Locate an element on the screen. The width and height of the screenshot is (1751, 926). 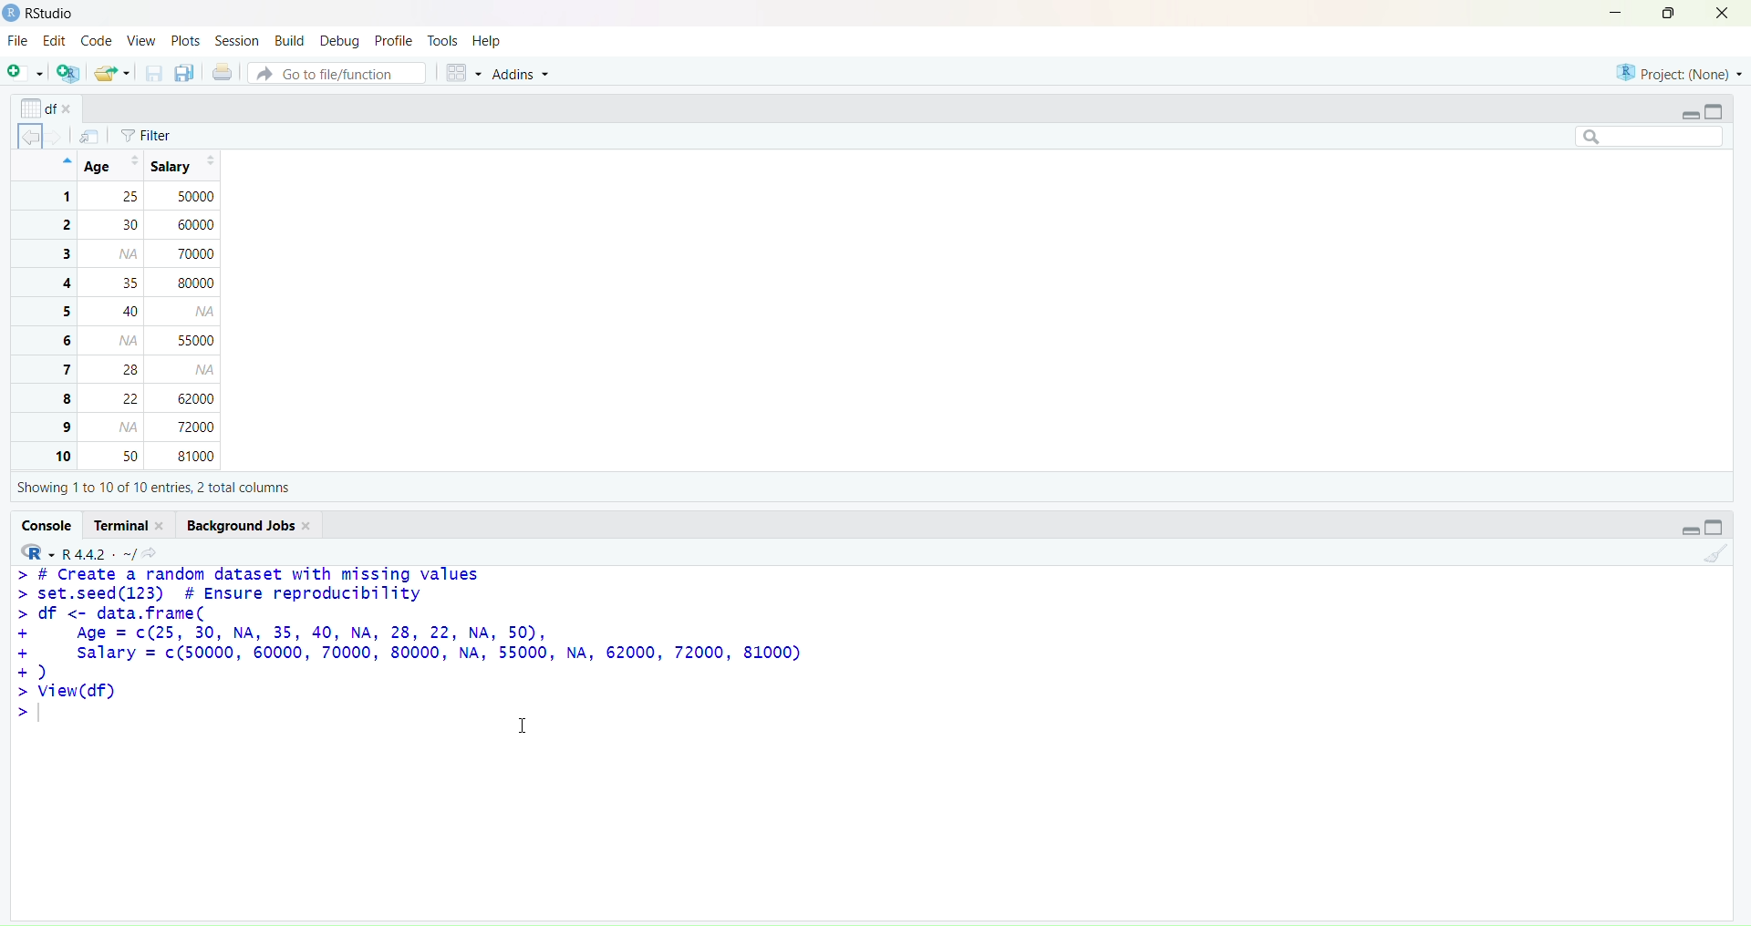
profile is located at coordinates (392, 40).